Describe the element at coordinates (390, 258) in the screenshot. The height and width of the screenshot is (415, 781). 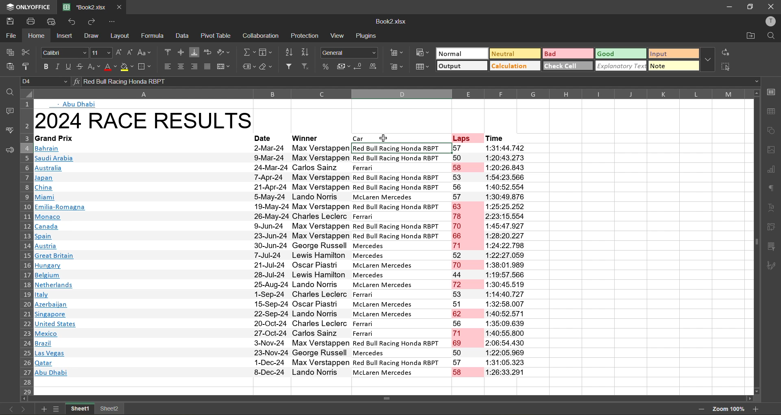
I see `Data` at that location.